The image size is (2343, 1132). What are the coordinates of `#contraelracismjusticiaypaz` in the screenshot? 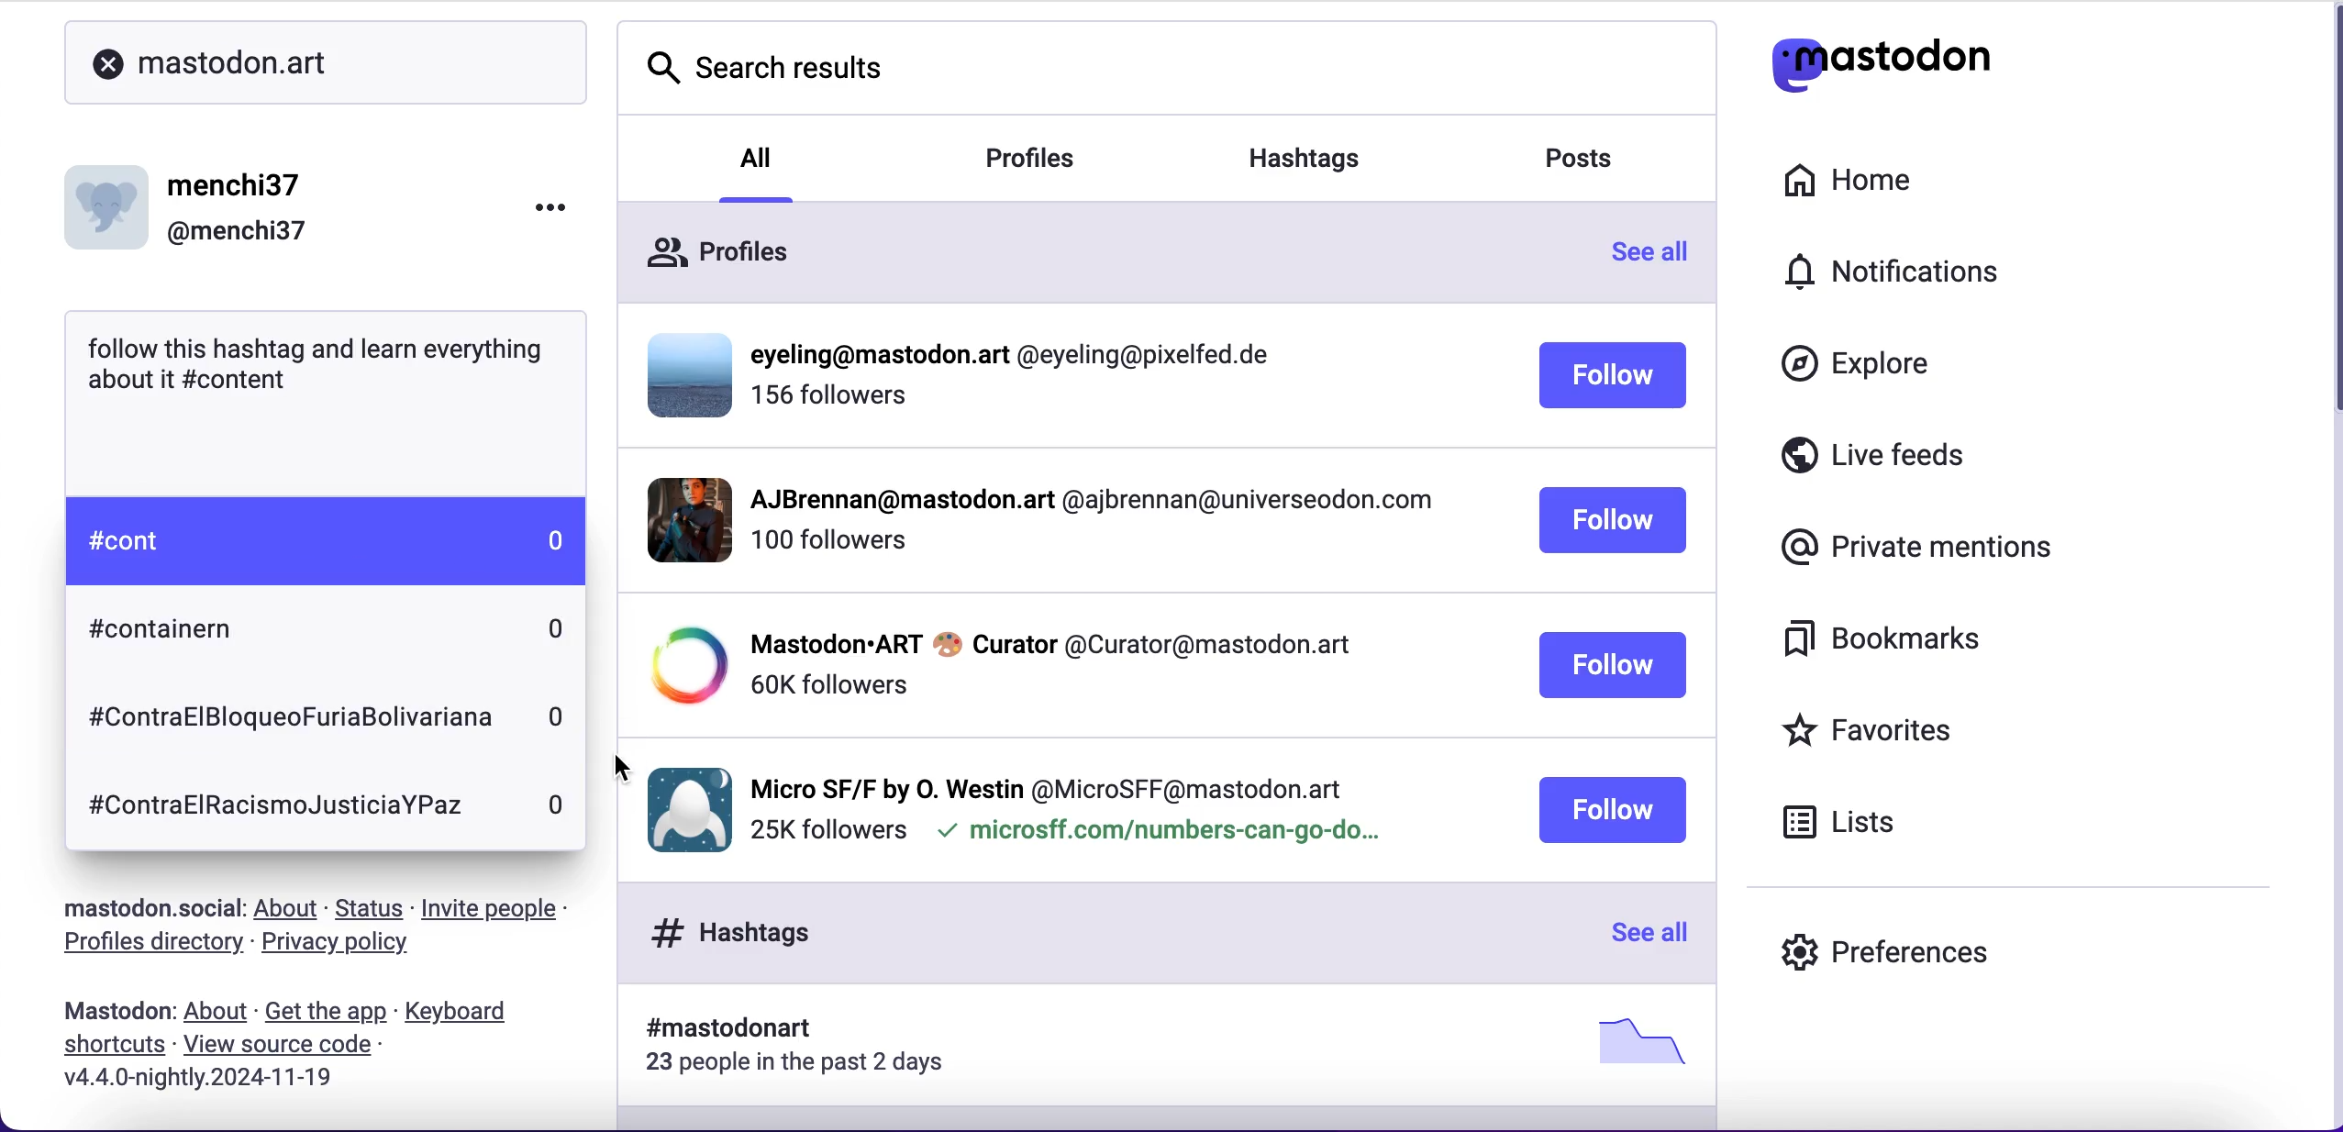 It's located at (273, 807).